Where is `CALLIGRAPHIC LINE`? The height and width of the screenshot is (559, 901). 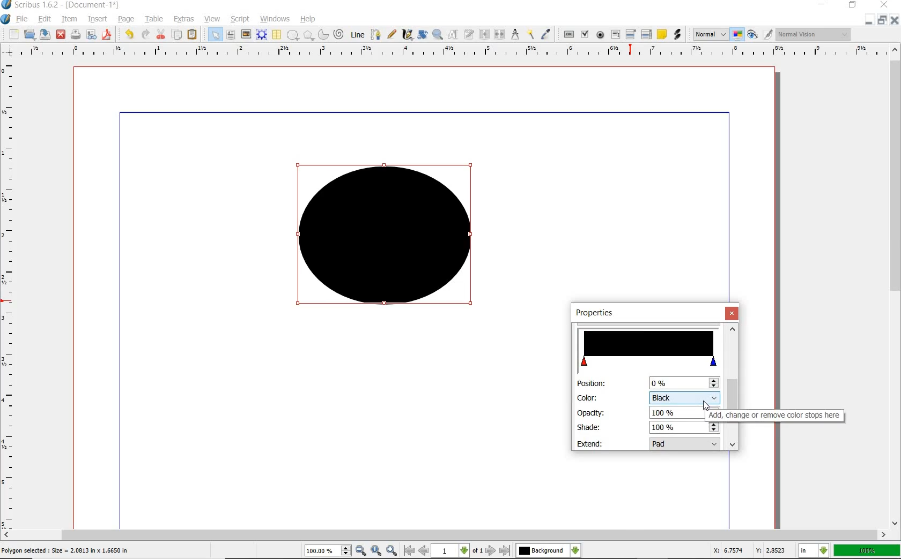 CALLIGRAPHIC LINE is located at coordinates (407, 35).